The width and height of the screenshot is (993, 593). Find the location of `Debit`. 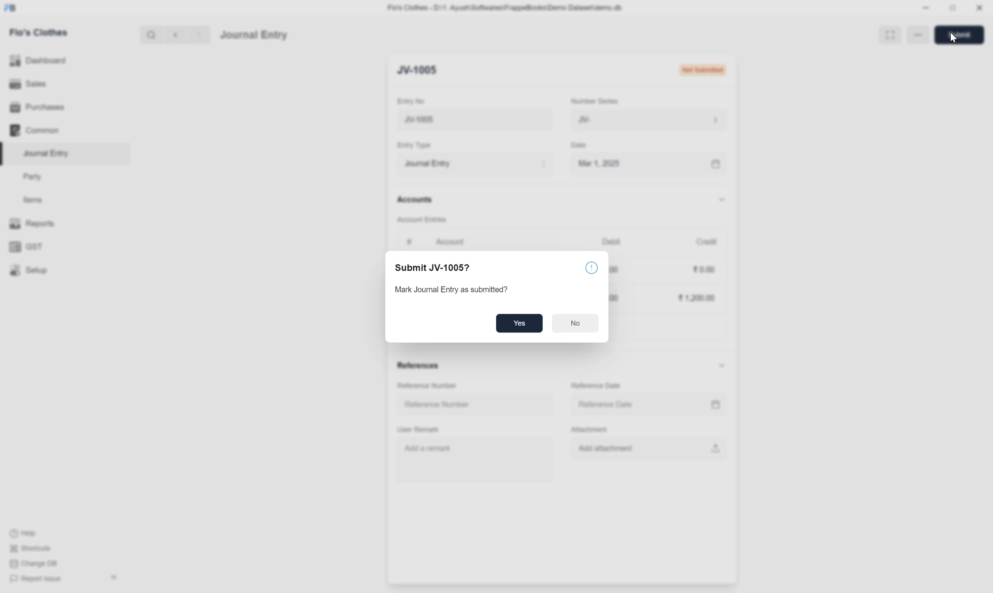

Debit is located at coordinates (612, 241).